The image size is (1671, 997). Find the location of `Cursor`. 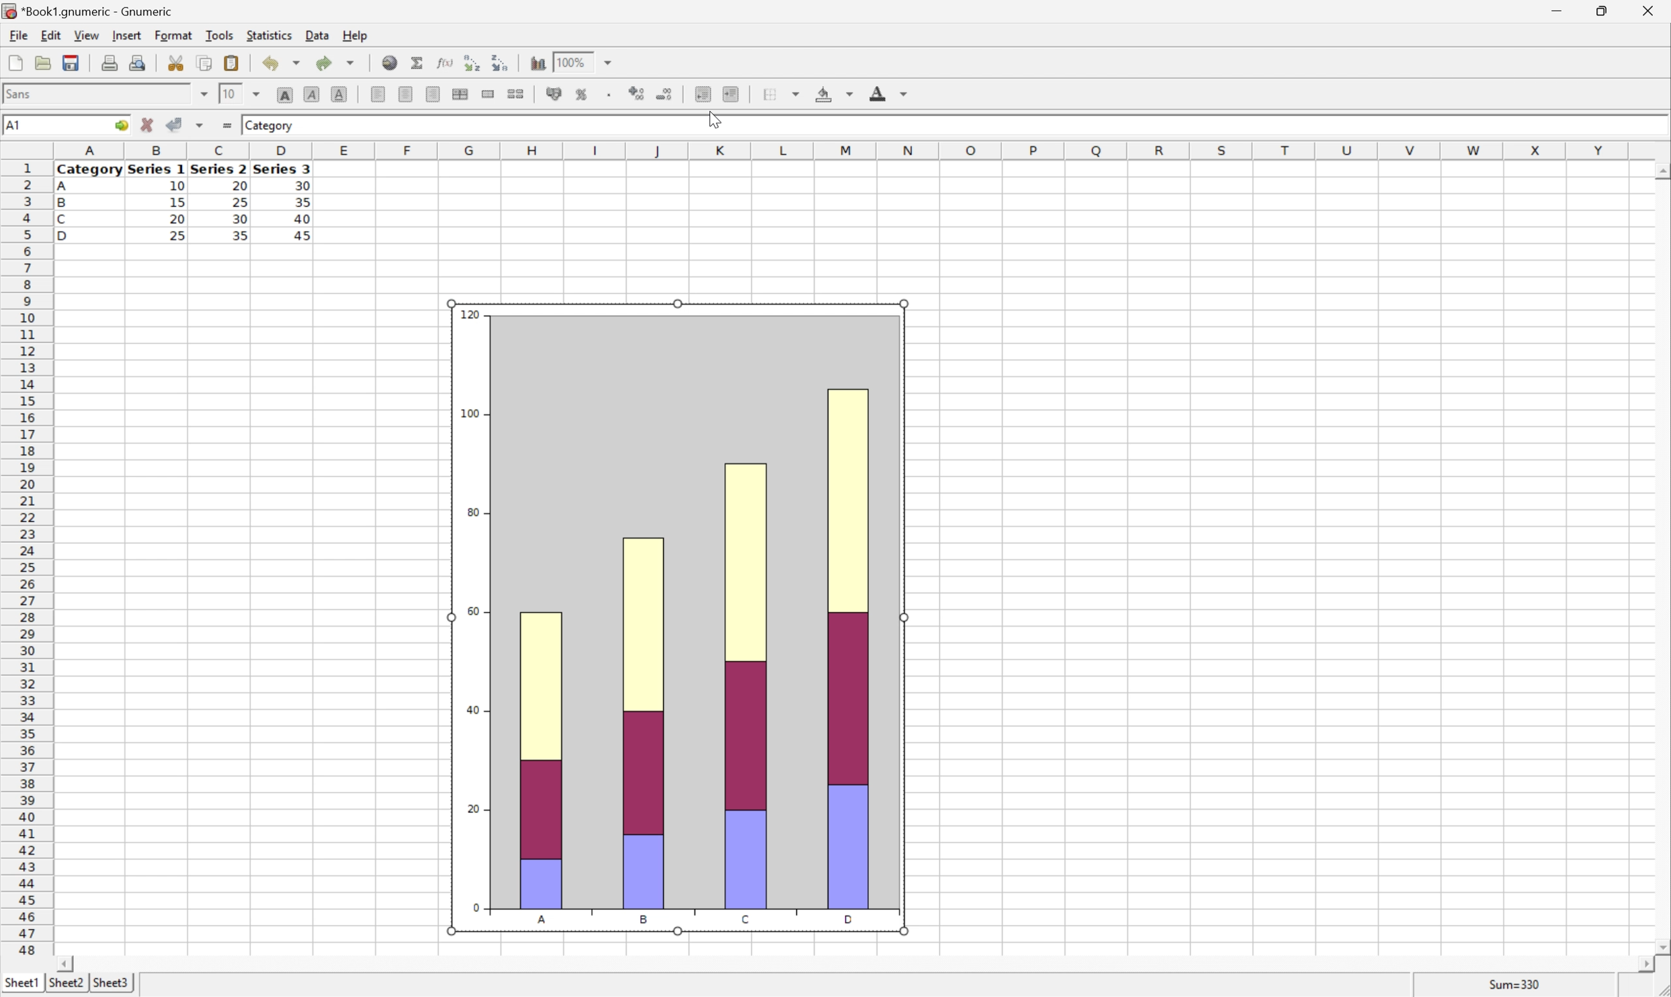

Cursor is located at coordinates (714, 118).